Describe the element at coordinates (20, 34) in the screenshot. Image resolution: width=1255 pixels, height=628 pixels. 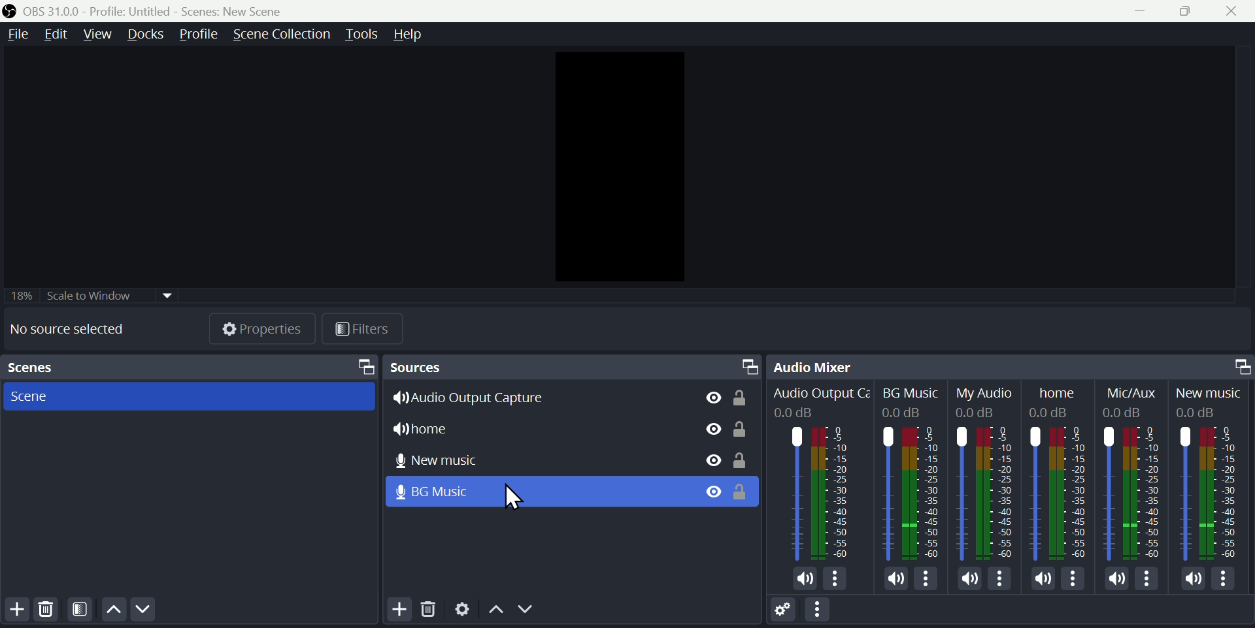
I see `File` at that location.